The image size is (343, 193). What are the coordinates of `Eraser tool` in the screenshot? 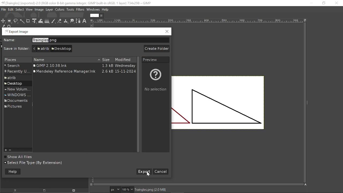 It's located at (60, 21).